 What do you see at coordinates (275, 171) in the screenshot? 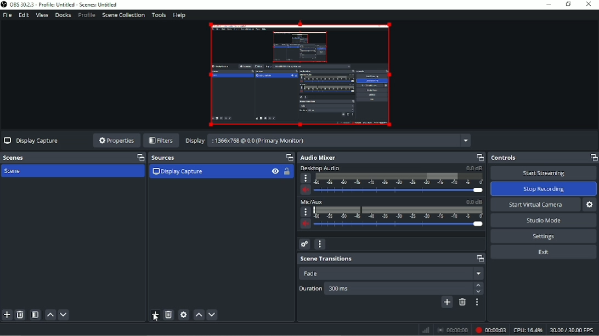
I see `Visibility` at bounding box center [275, 171].